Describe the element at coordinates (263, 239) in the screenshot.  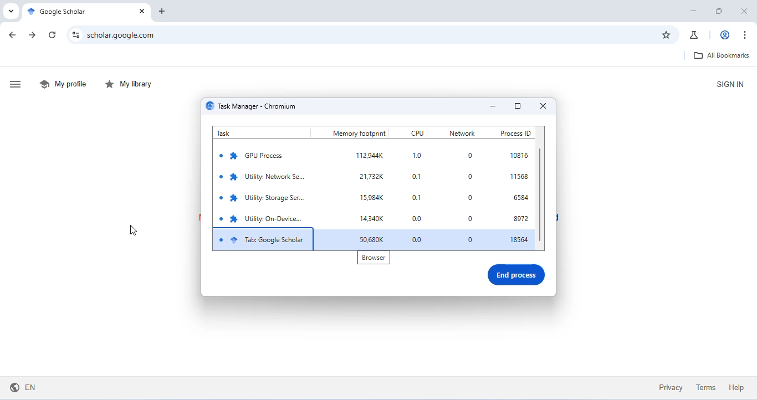
I see `tab google scholar` at that location.